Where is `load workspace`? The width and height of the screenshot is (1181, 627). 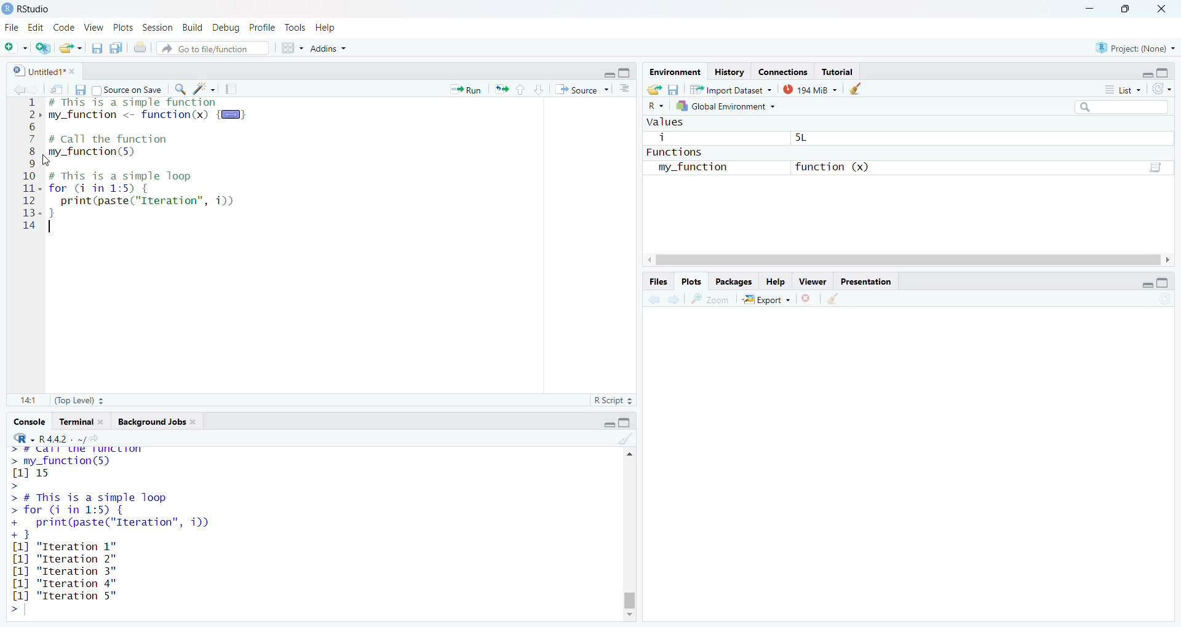
load workspace is located at coordinates (654, 90).